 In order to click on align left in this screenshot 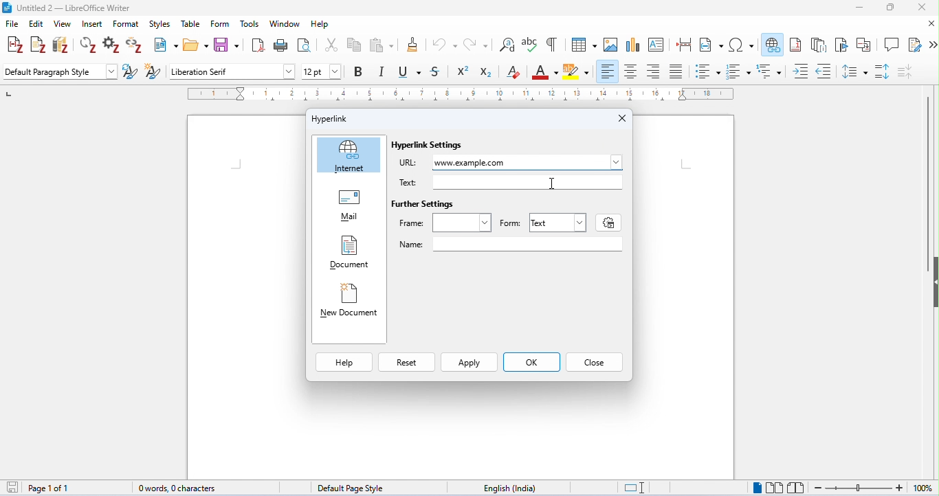, I will do `click(608, 71)`.